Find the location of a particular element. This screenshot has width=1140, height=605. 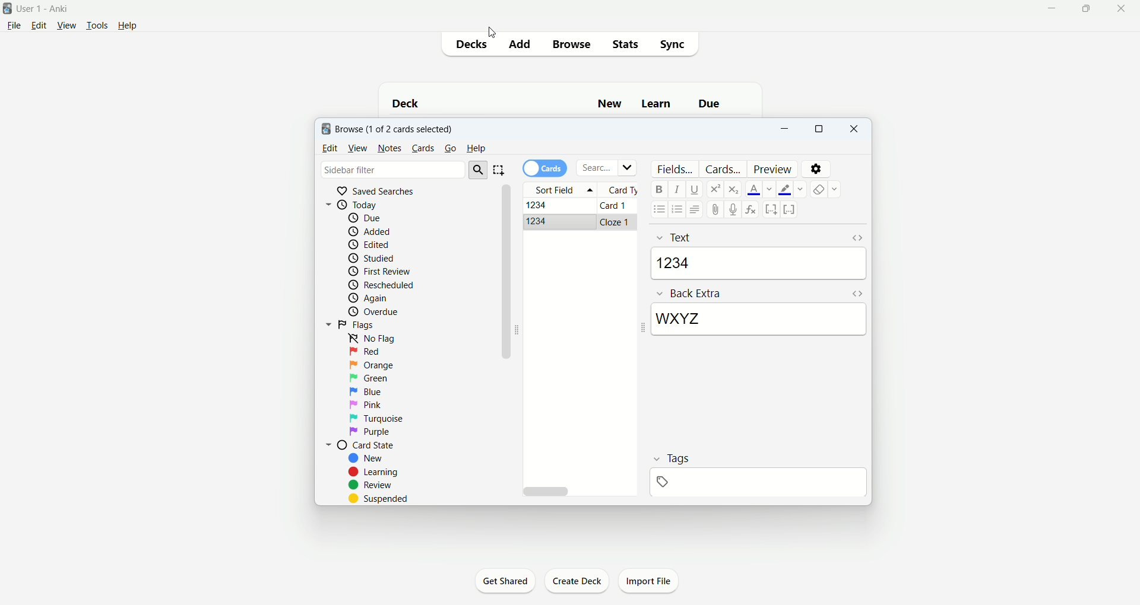

cloze deletion (new card) is located at coordinates (771, 209).